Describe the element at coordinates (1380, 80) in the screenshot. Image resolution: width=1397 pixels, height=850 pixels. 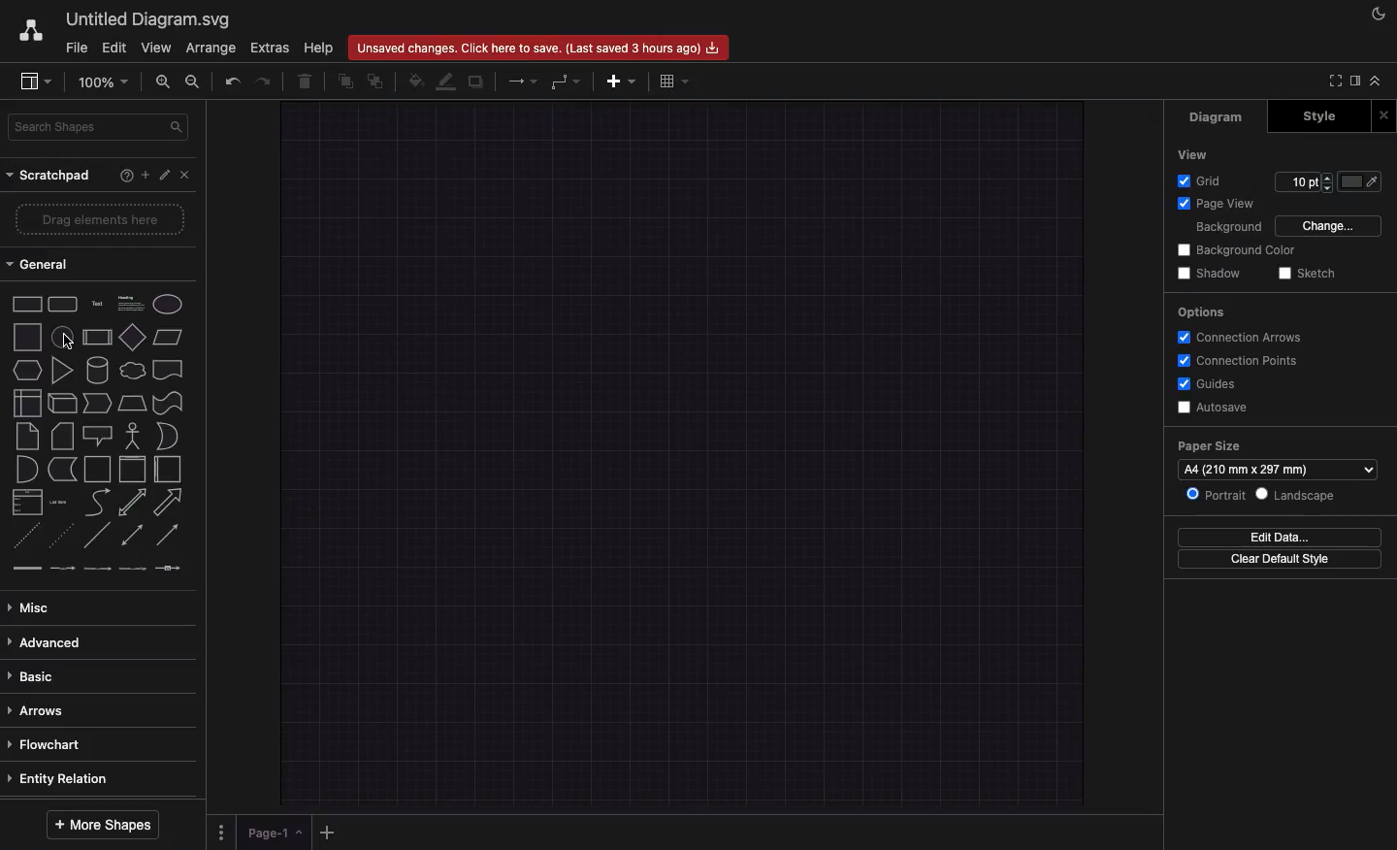
I see `Collapse` at that location.